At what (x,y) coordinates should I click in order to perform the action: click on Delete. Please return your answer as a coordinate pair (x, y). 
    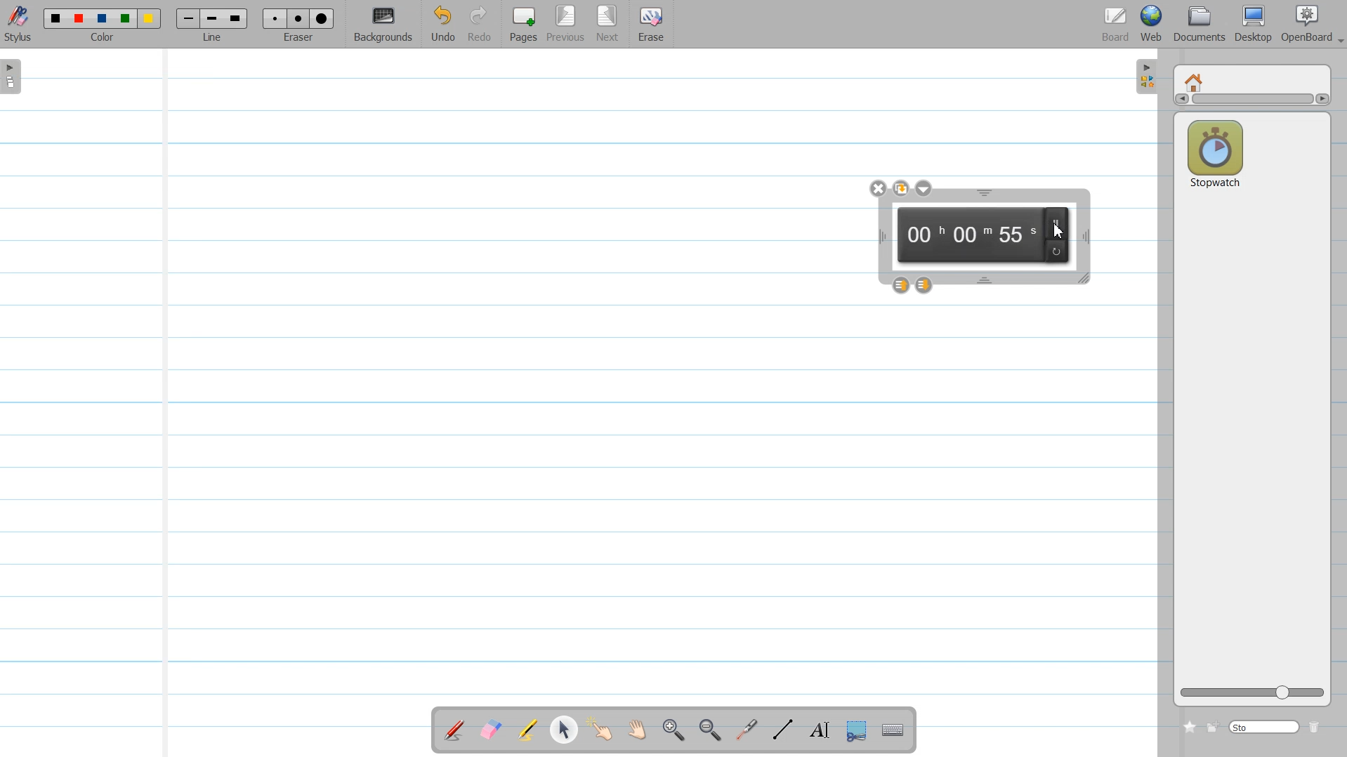
    Looking at the image, I should click on (1318, 727).